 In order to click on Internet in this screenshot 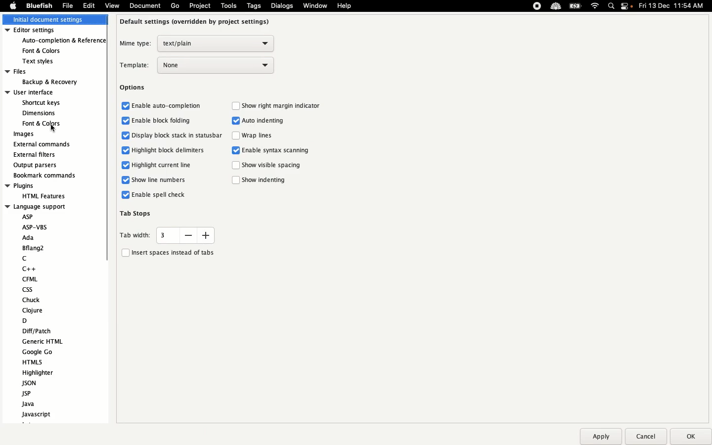, I will do `click(595, 6)`.